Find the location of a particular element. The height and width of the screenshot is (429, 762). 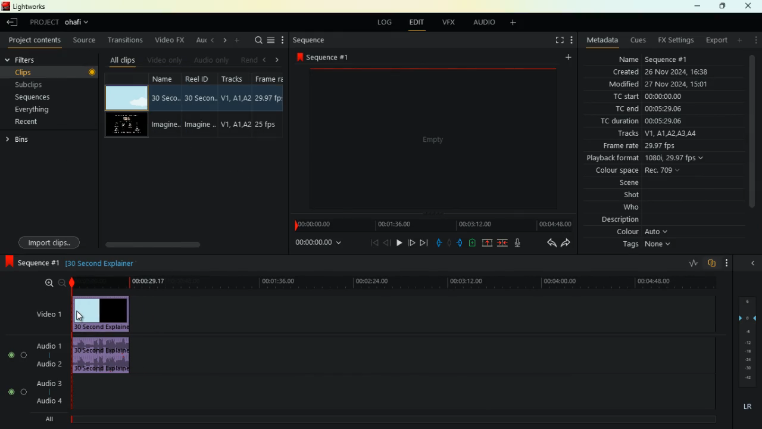

up is located at coordinates (485, 243).